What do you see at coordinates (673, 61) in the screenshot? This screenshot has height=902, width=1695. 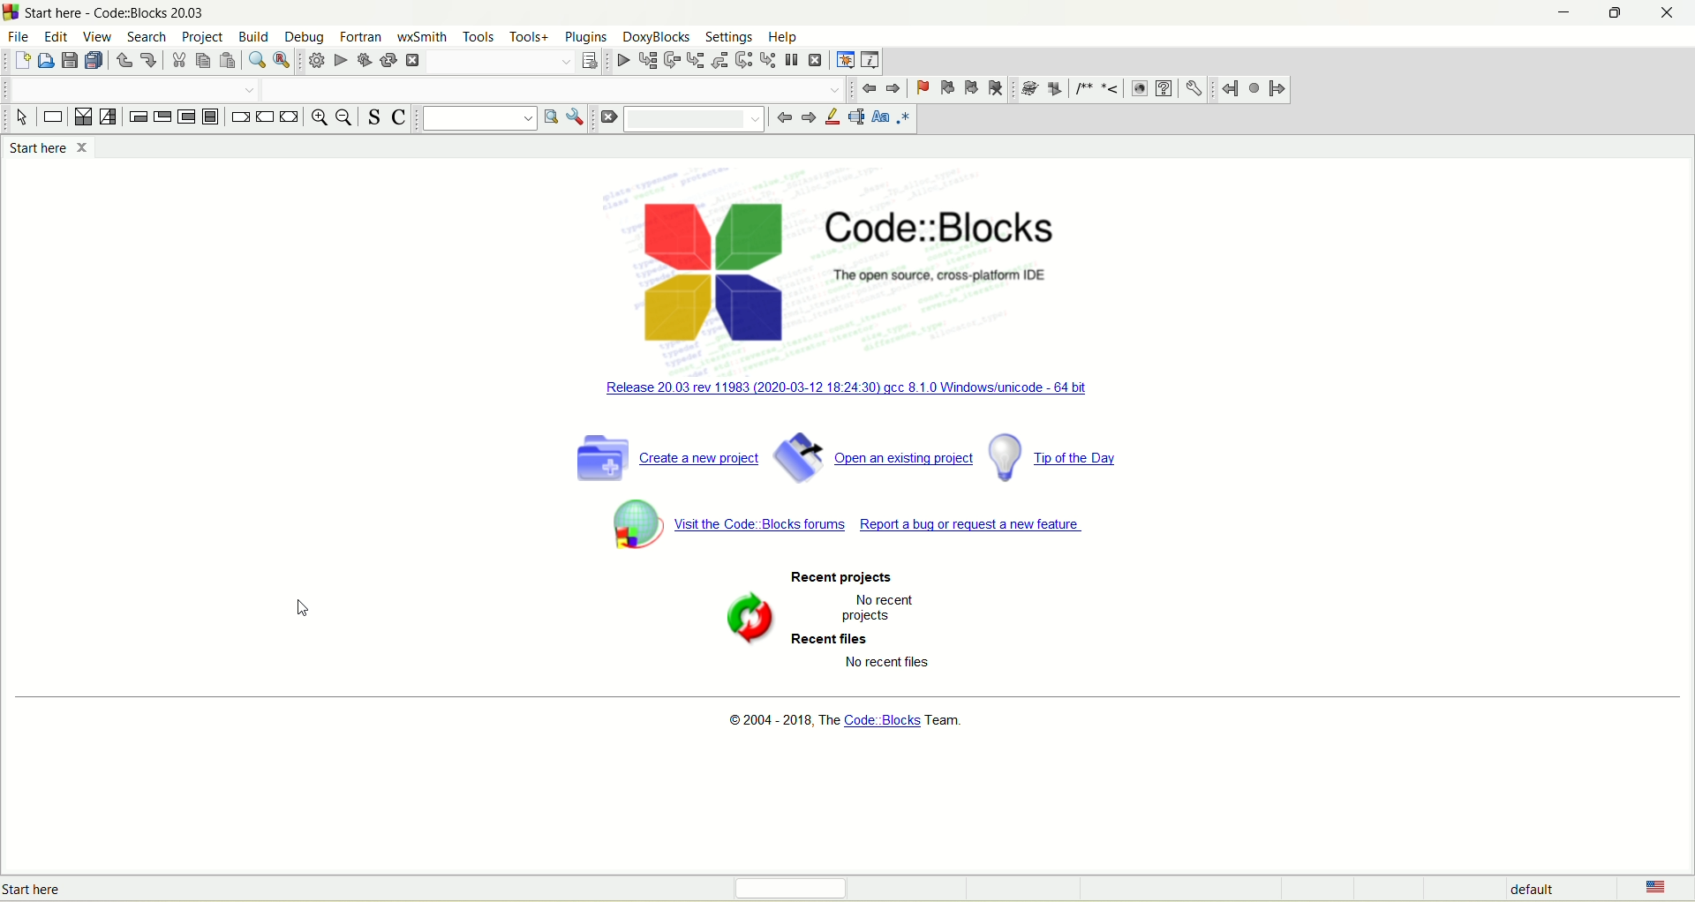 I see `next line` at bounding box center [673, 61].